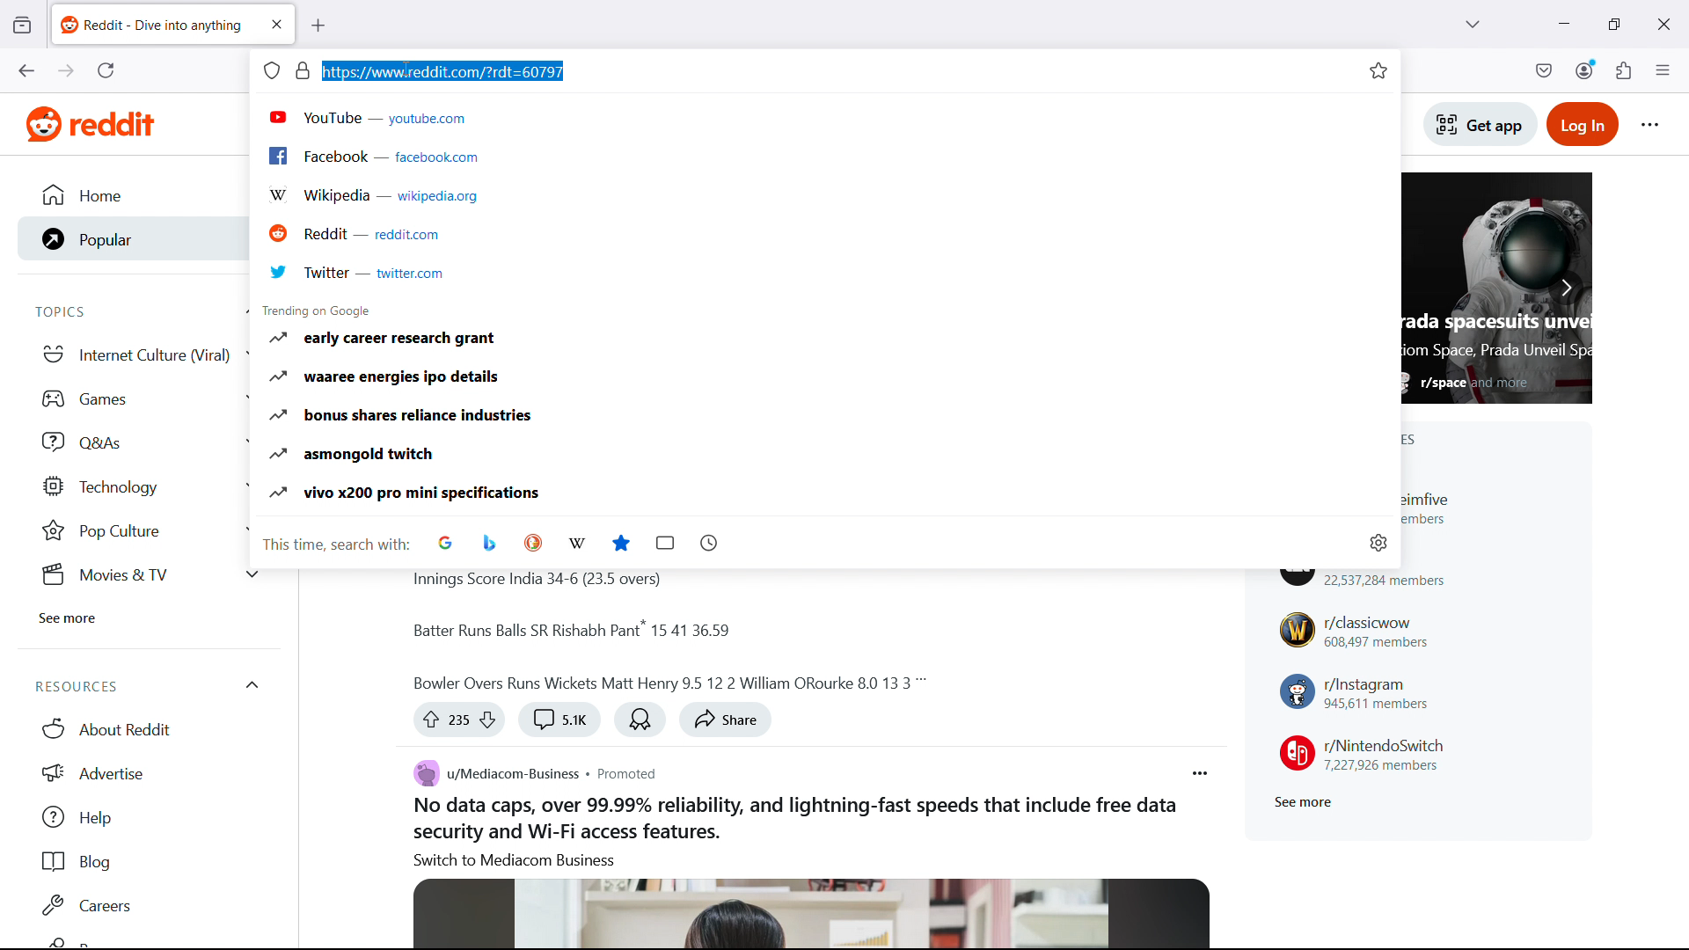  I want to click on history, so click(710, 544).